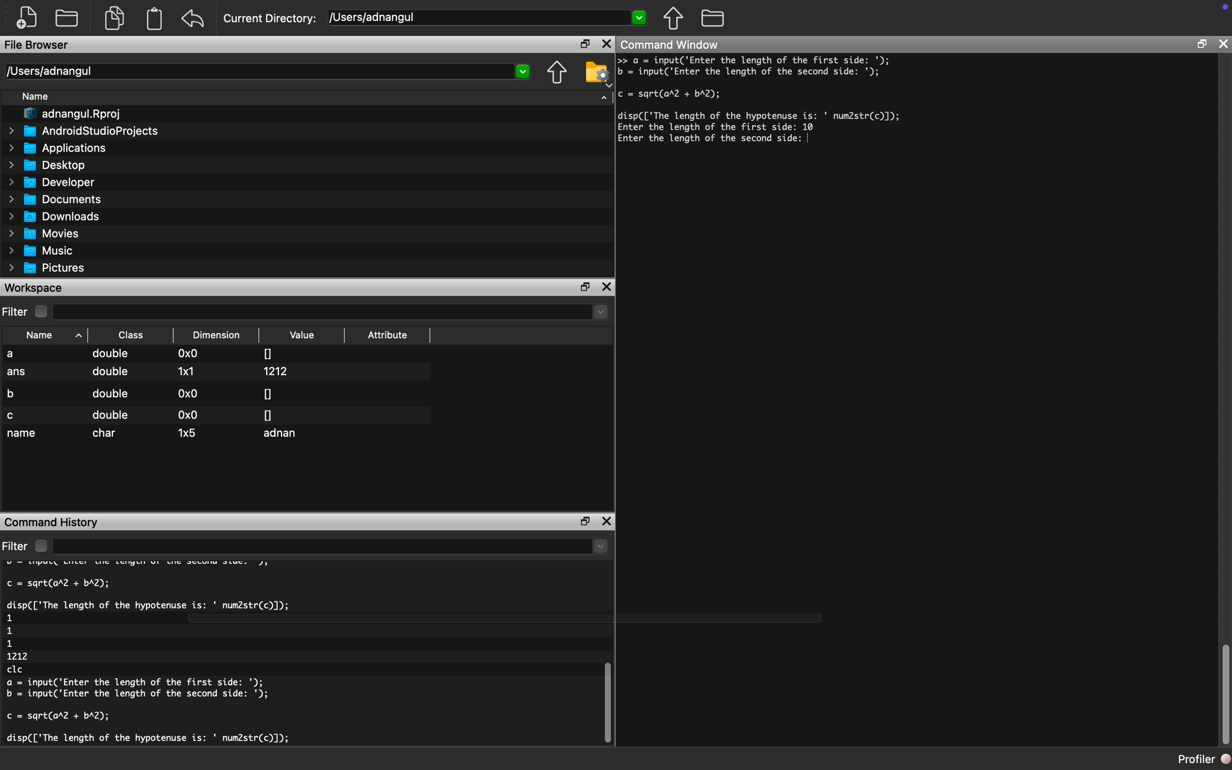 This screenshot has height=770, width=1232. What do you see at coordinates (193, 19) in the screenshot?
I see `undo` at bounding box center [193, 19].